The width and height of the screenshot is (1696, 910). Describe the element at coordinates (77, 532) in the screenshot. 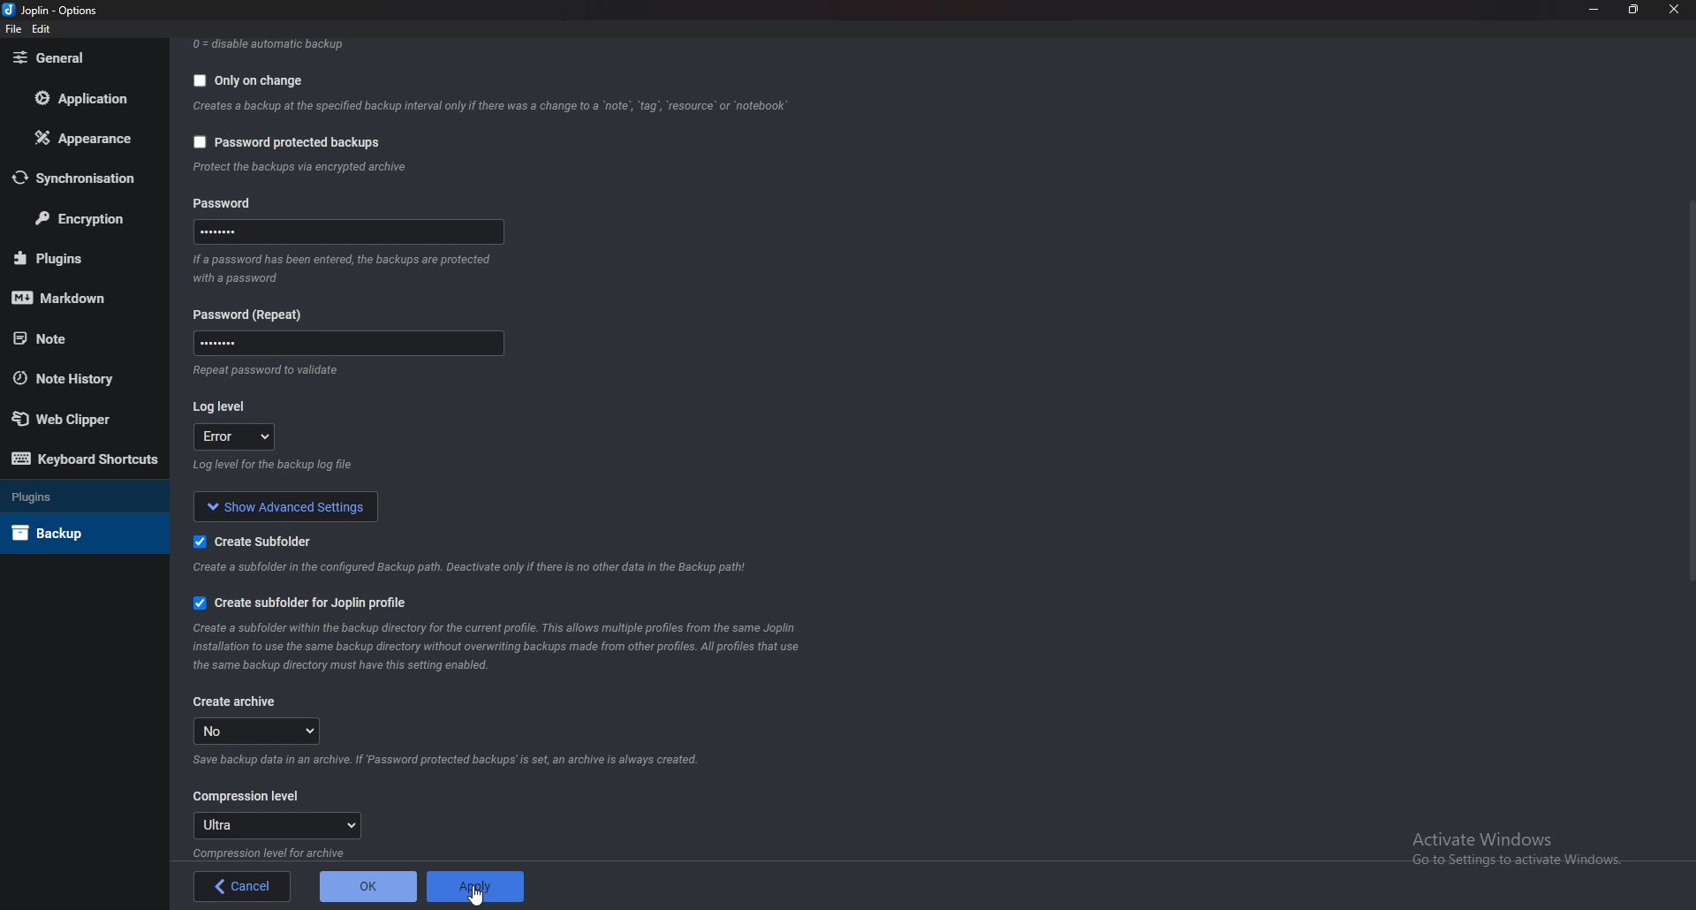

I see `Back up` at that location.